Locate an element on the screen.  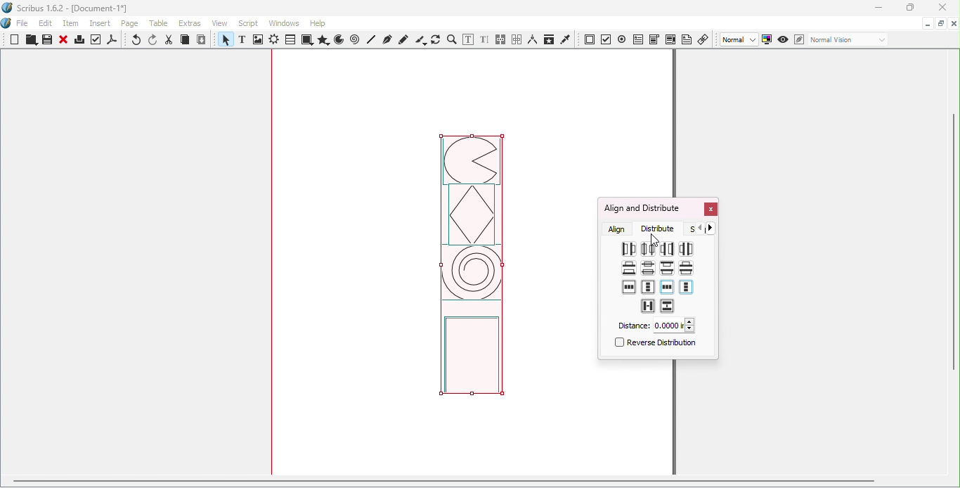
Edit is located at coordinates (46, 23).